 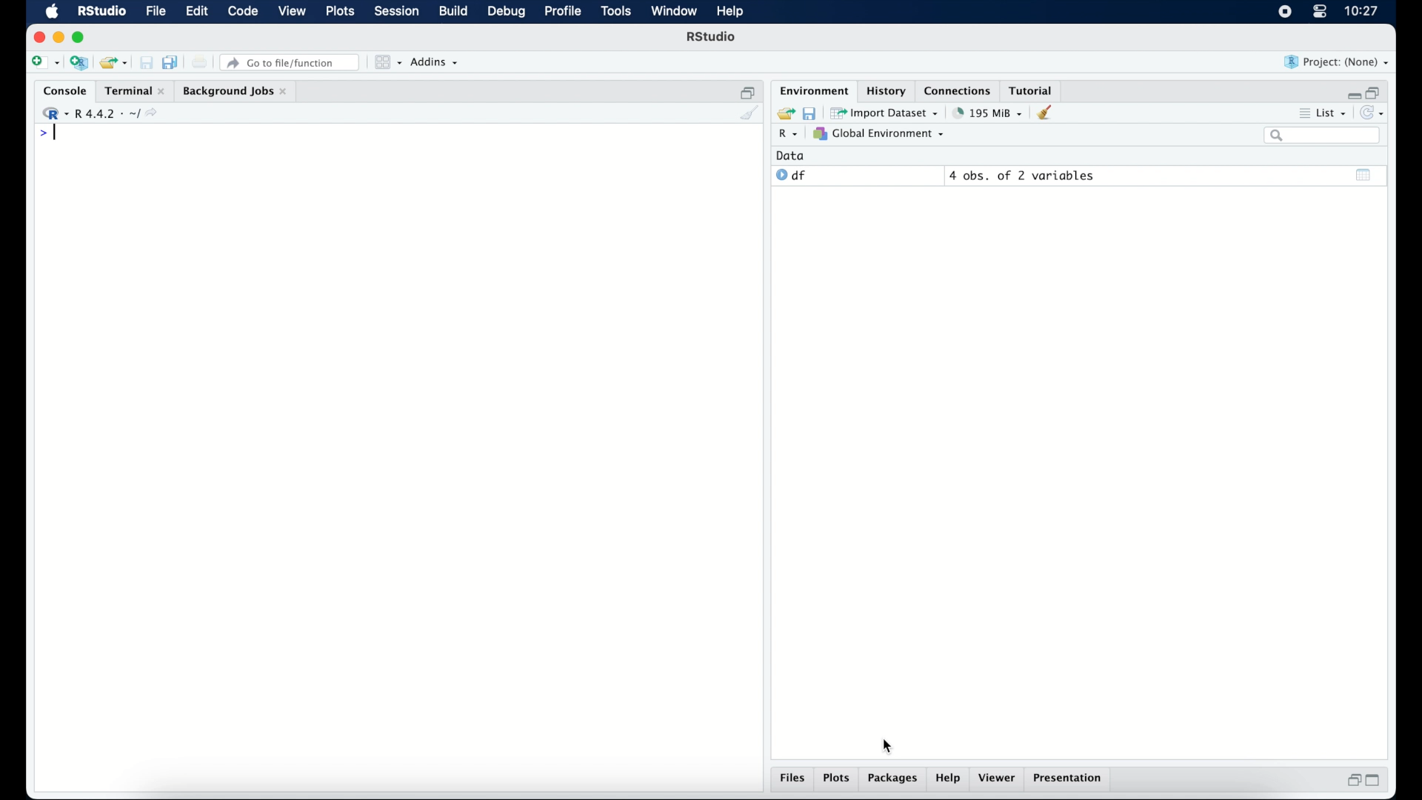 What do you see at coordinates (507, 13) in the screenshot?
I see `debug` at bounding box center [507, 13].